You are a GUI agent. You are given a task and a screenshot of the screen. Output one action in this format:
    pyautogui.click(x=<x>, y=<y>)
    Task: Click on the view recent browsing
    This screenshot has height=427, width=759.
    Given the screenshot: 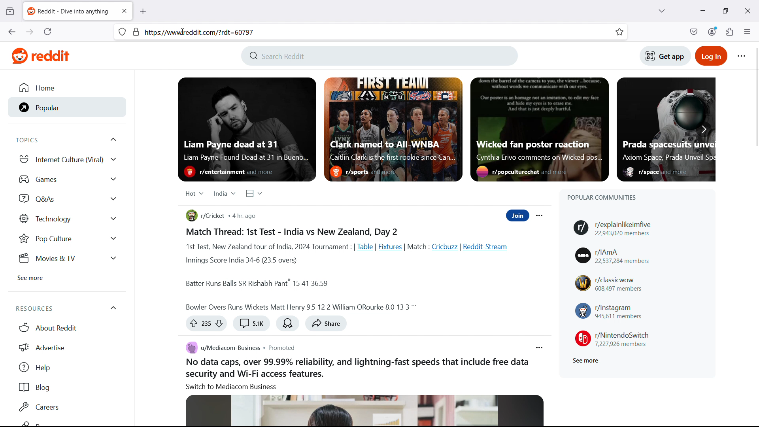 What is the action you would take?
    pyautogui.click(x=11, y=11)
    